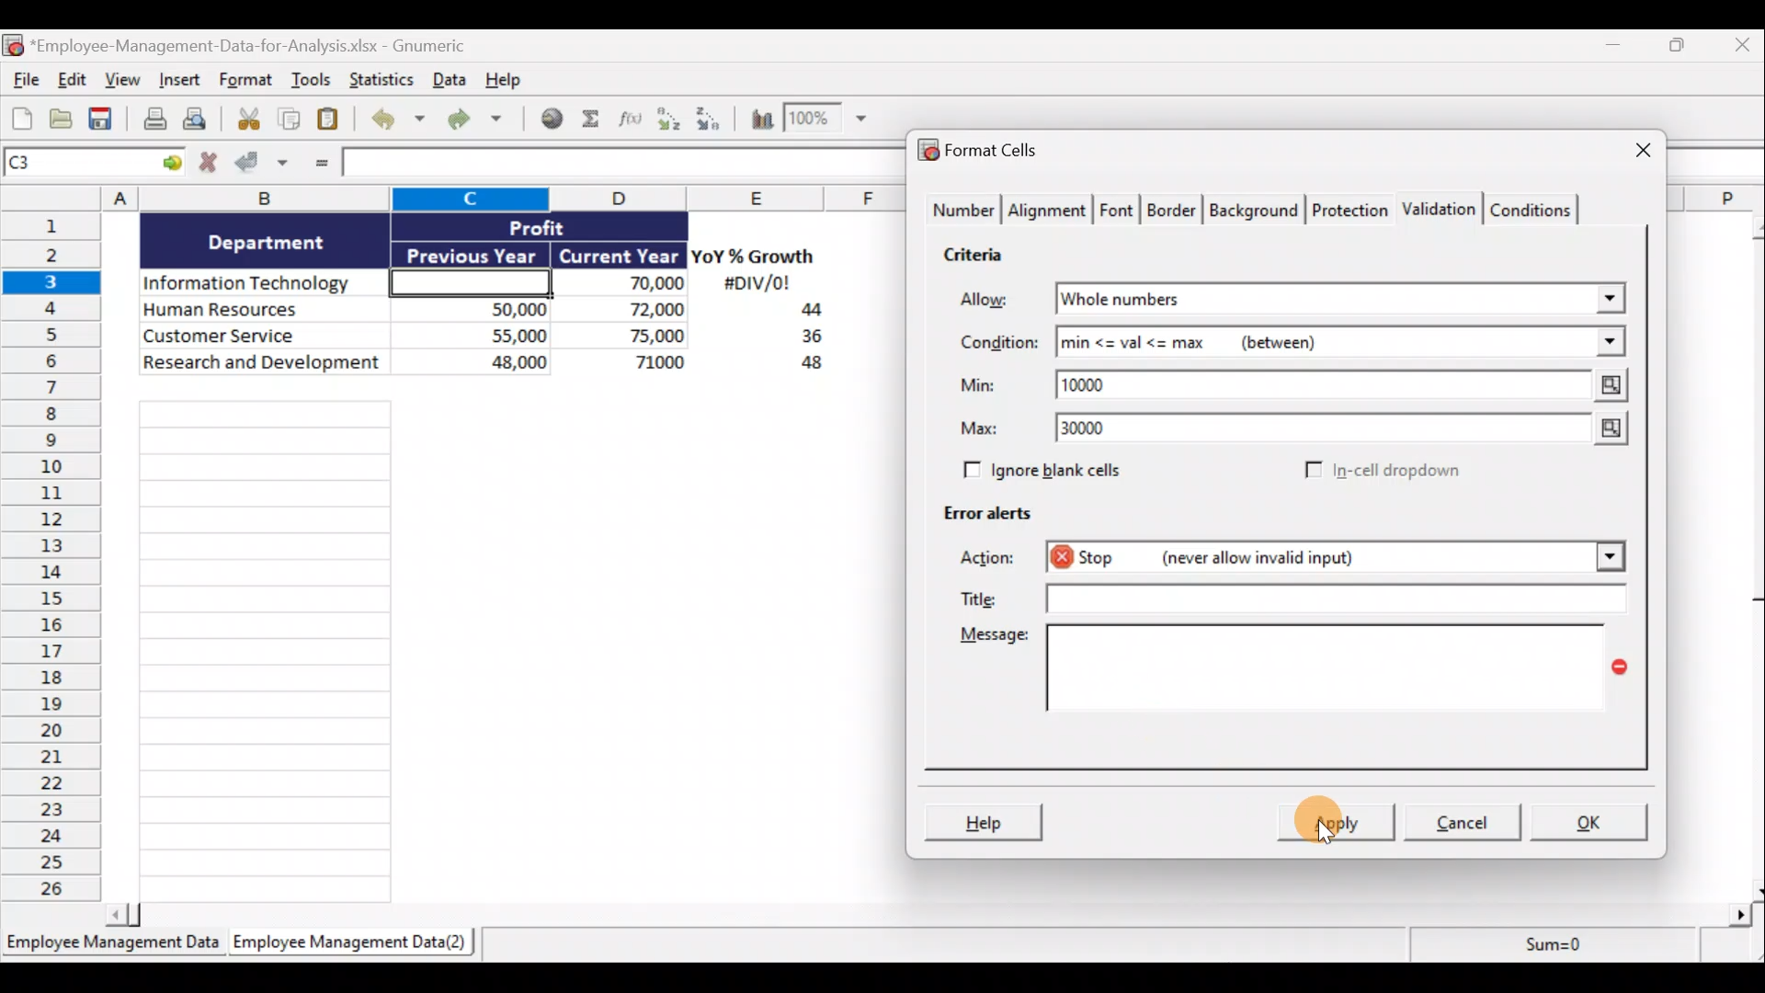 The width and height of the screenshot is (1765, 993). What do you see at coordinates (1069, 471) in the screenshot?
I see `Ignore blank cells` at bounding box center [1069, 471].